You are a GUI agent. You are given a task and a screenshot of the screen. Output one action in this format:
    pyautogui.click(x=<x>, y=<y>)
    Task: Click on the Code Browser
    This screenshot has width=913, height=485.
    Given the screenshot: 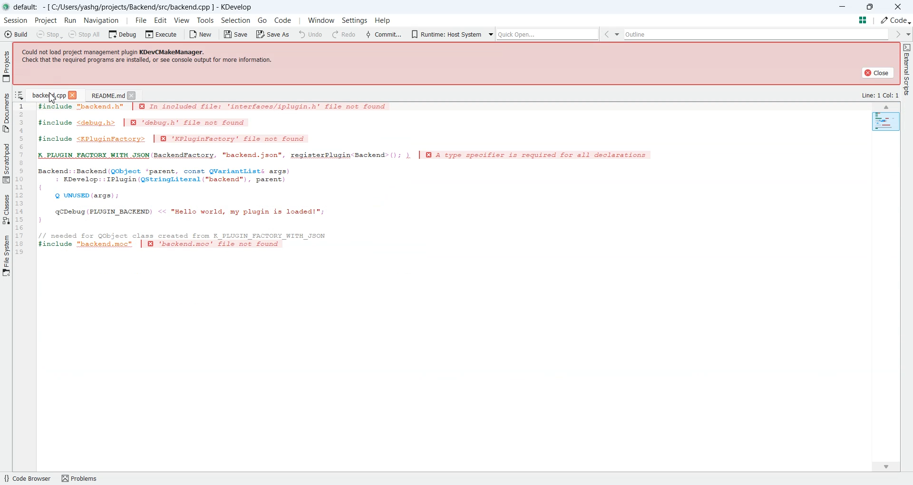 What is the action you would take?
    pyautogui.click(x=27, y=478)
    